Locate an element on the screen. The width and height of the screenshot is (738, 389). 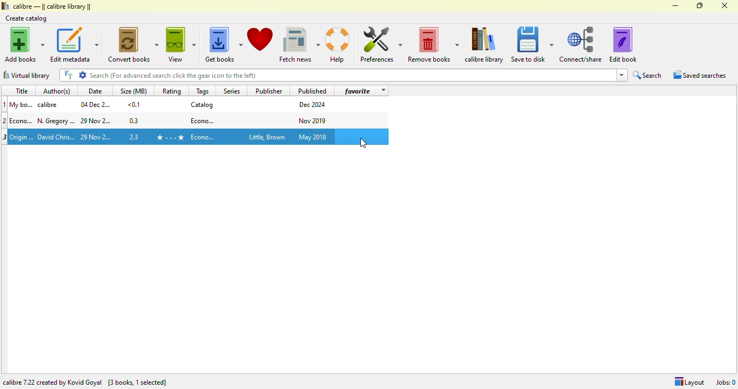
publish date is located at coordinates (313, 137).